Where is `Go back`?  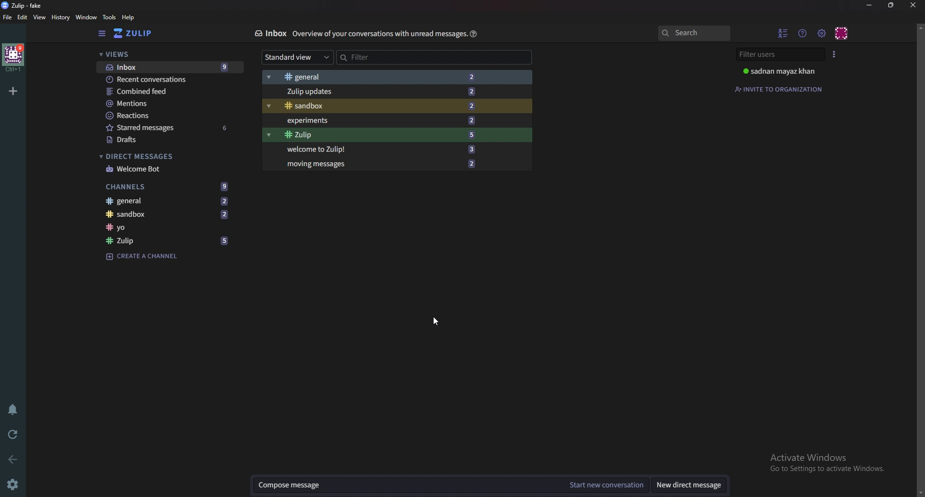 Go back is located at coordinates (13, 458).